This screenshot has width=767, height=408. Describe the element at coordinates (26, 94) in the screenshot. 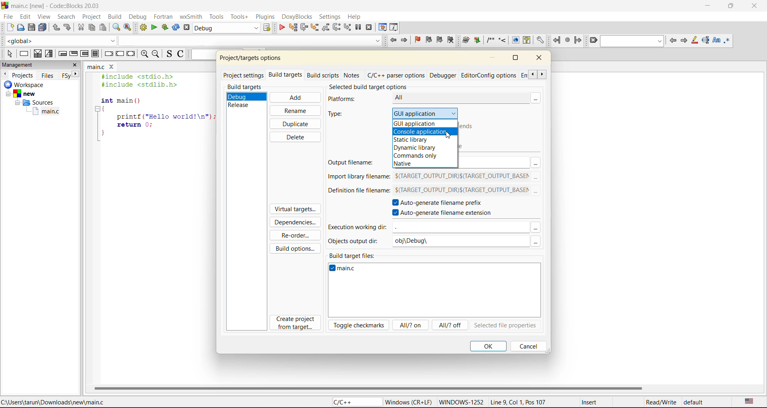

I see `New` at that location.